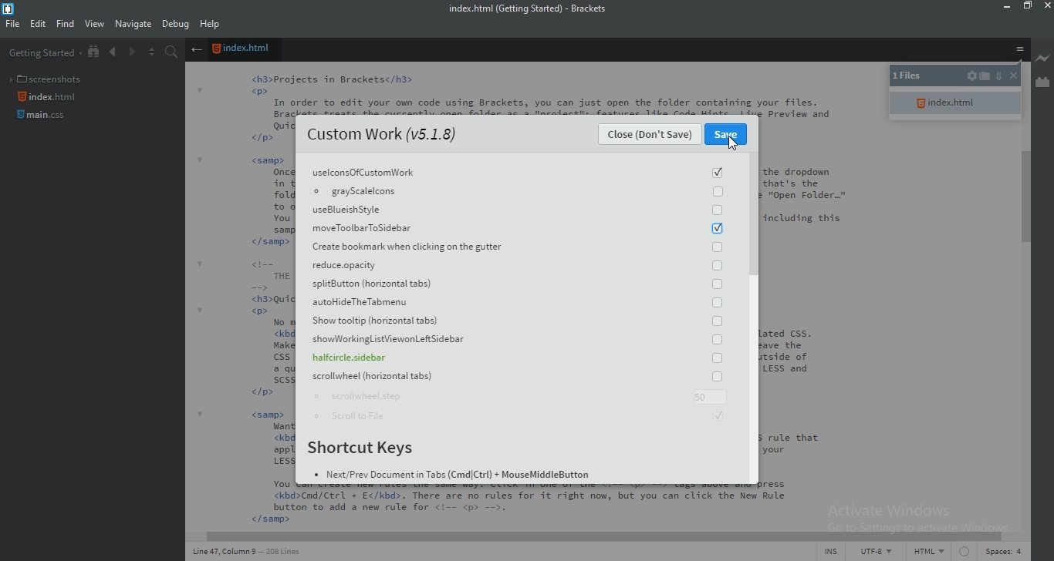 This screenshot has height=561, width=1054. What do you see at coordinates (752, 212) in the screenshot?
I see `scroll bar` at bounding box center [752, 212].